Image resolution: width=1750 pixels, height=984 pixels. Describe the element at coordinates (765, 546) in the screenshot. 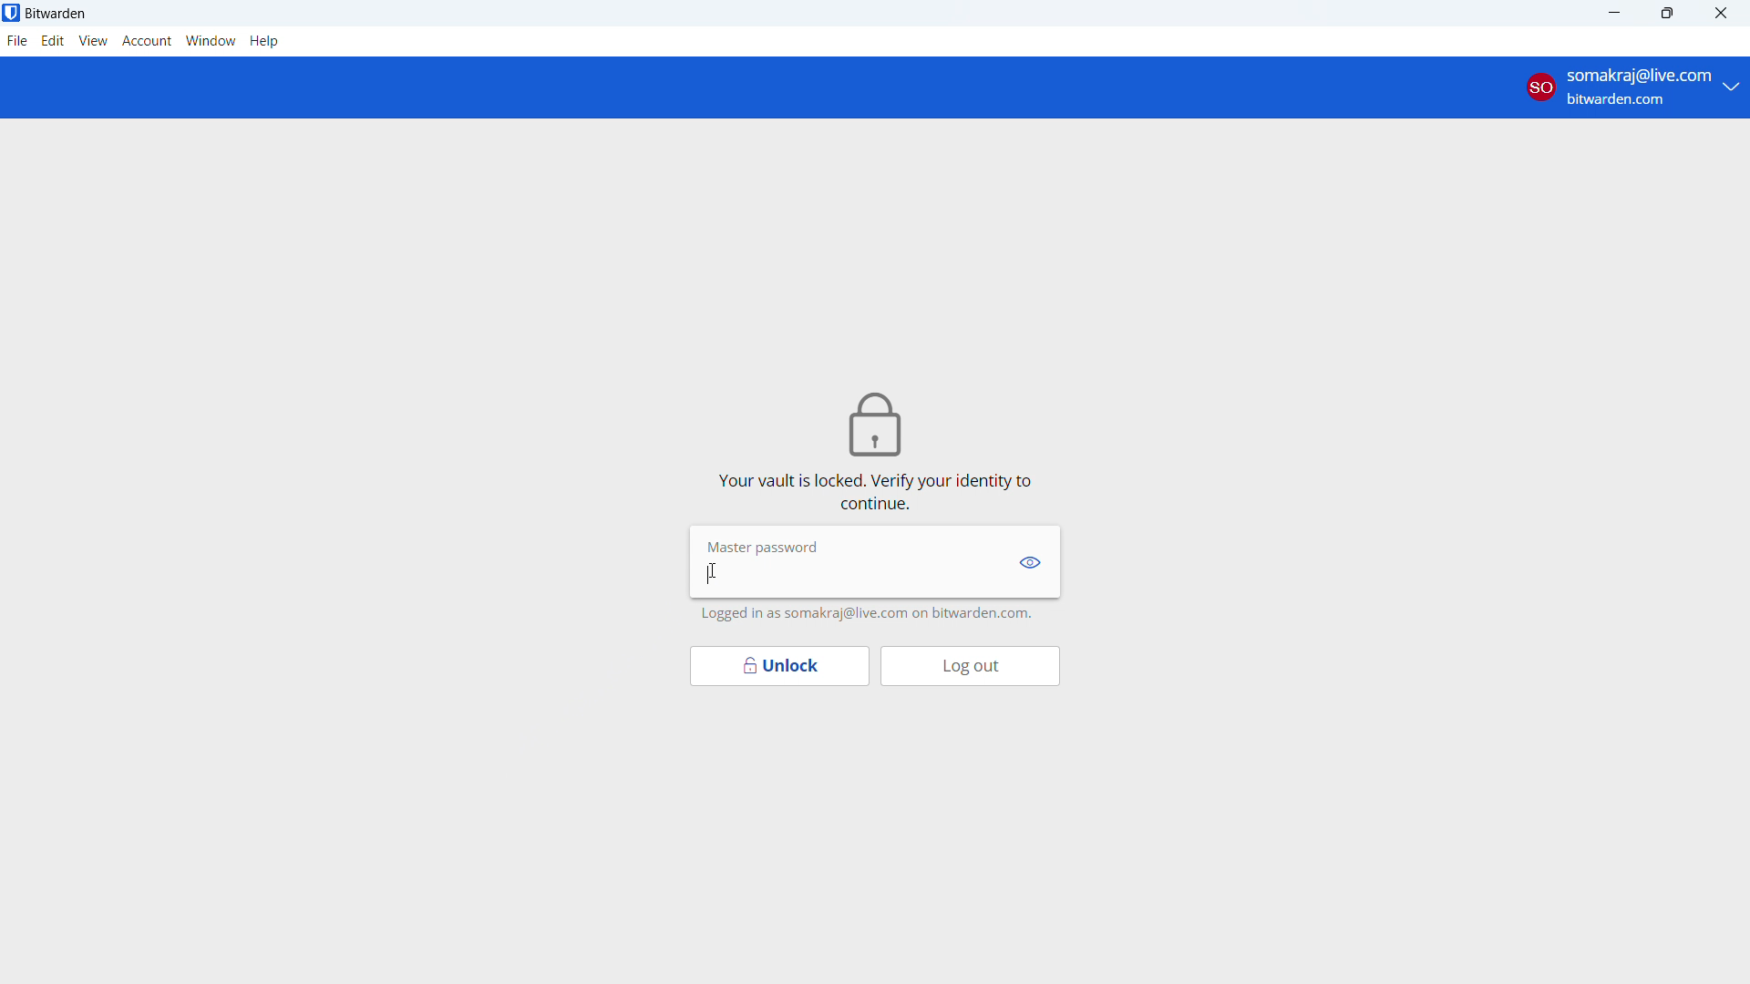

I see `Master password` at that location.